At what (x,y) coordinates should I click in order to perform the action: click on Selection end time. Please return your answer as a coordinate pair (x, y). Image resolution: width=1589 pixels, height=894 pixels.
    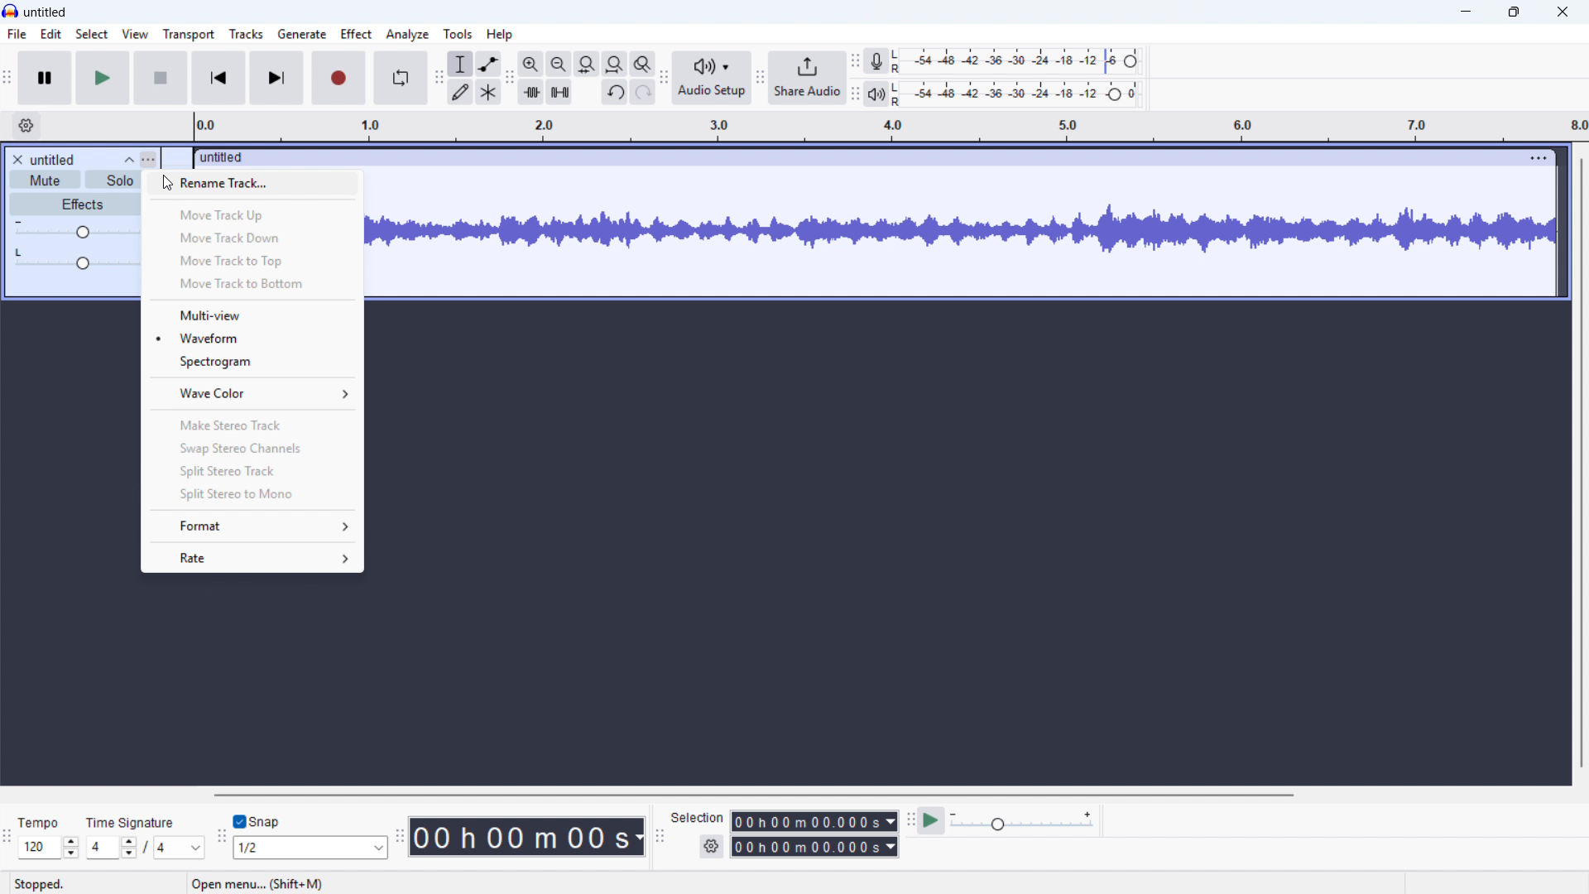
    Looking at the image, I should click on (814, 847).